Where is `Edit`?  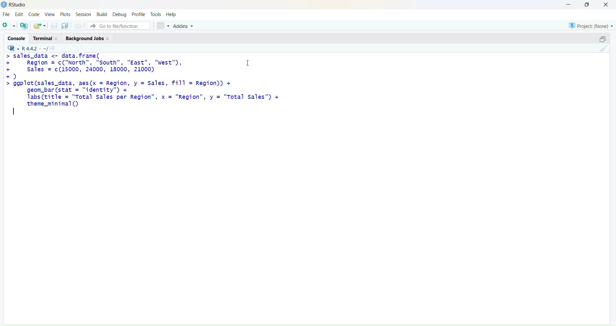 Edit is located at coordinates (19, 15).